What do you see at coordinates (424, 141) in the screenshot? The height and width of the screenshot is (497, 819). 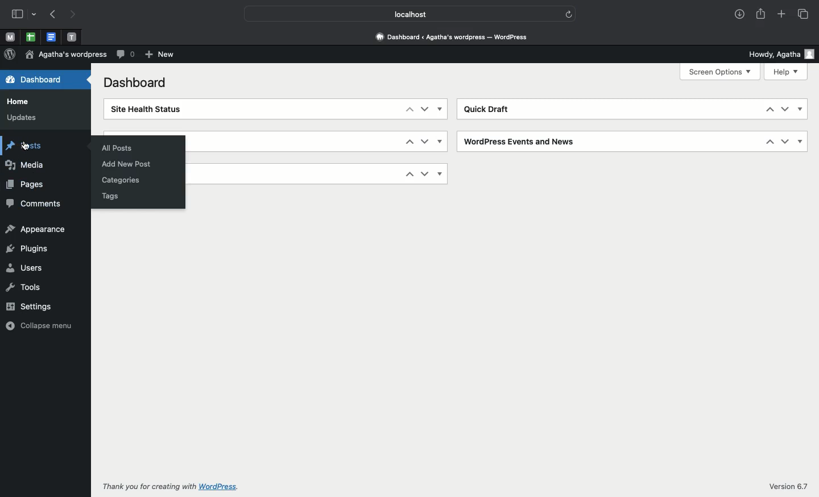 I see `Down` at bounding box center [424, 141].